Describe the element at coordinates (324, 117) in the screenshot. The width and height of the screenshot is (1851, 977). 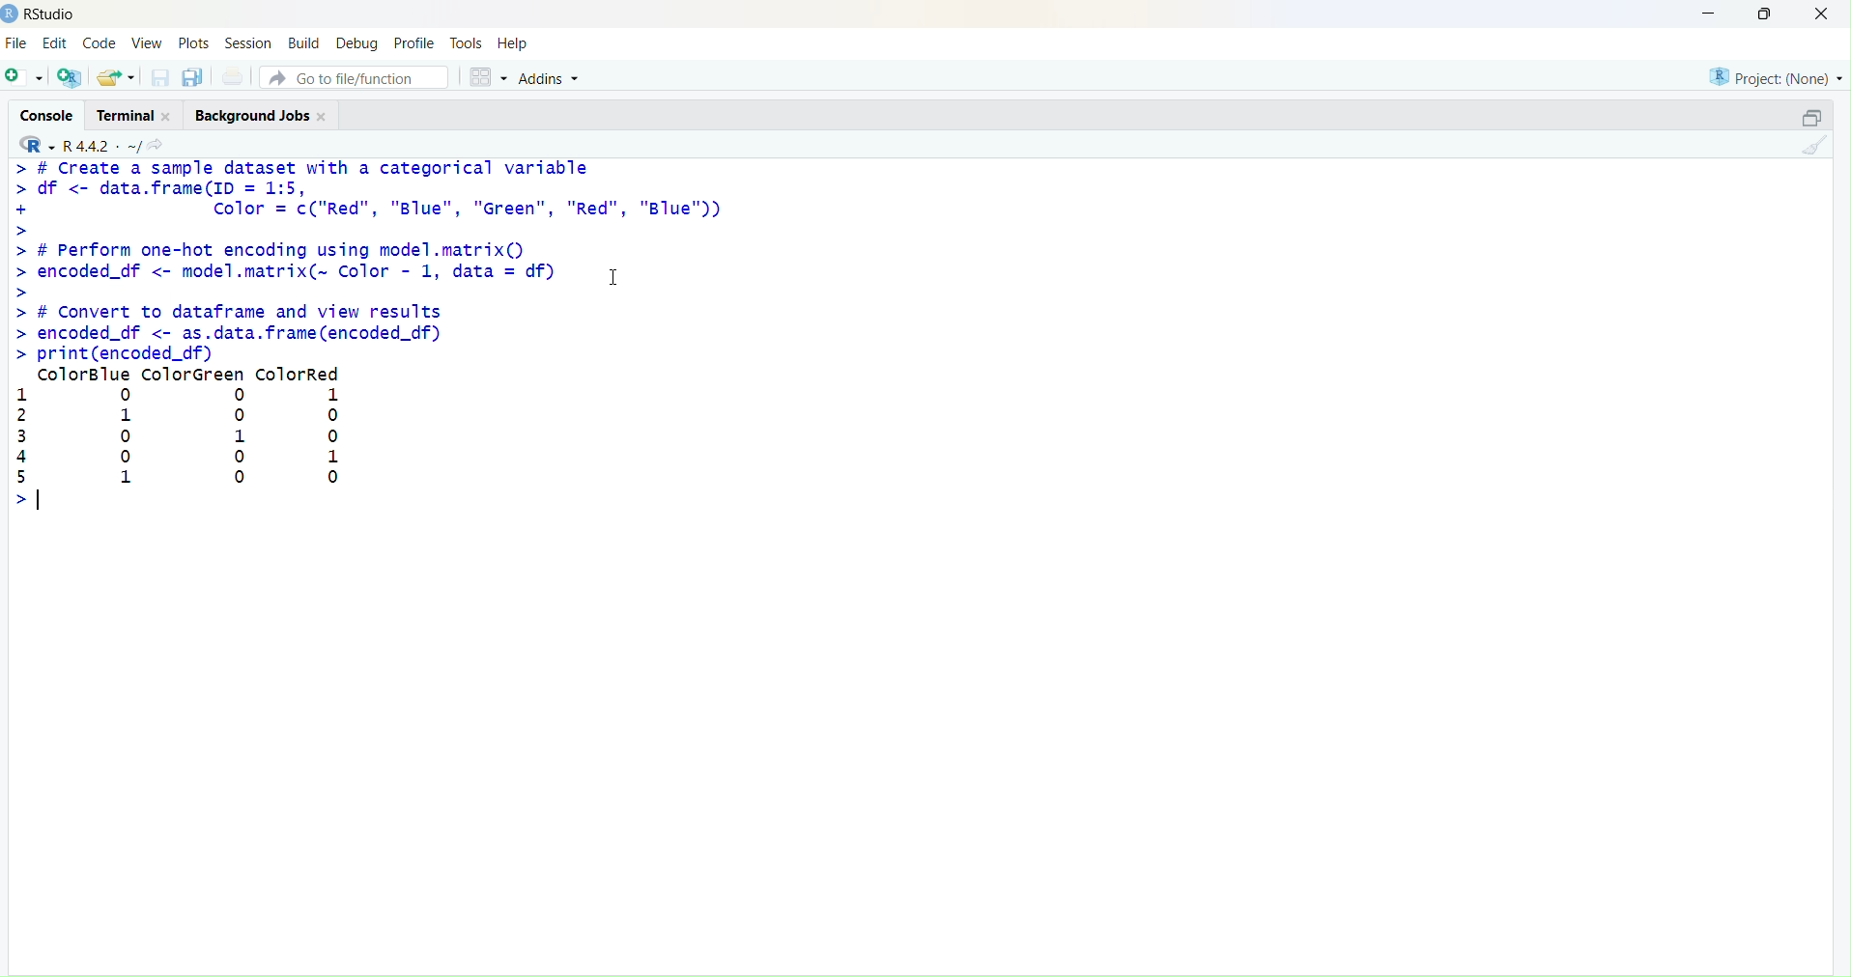
I see `close` at that location.